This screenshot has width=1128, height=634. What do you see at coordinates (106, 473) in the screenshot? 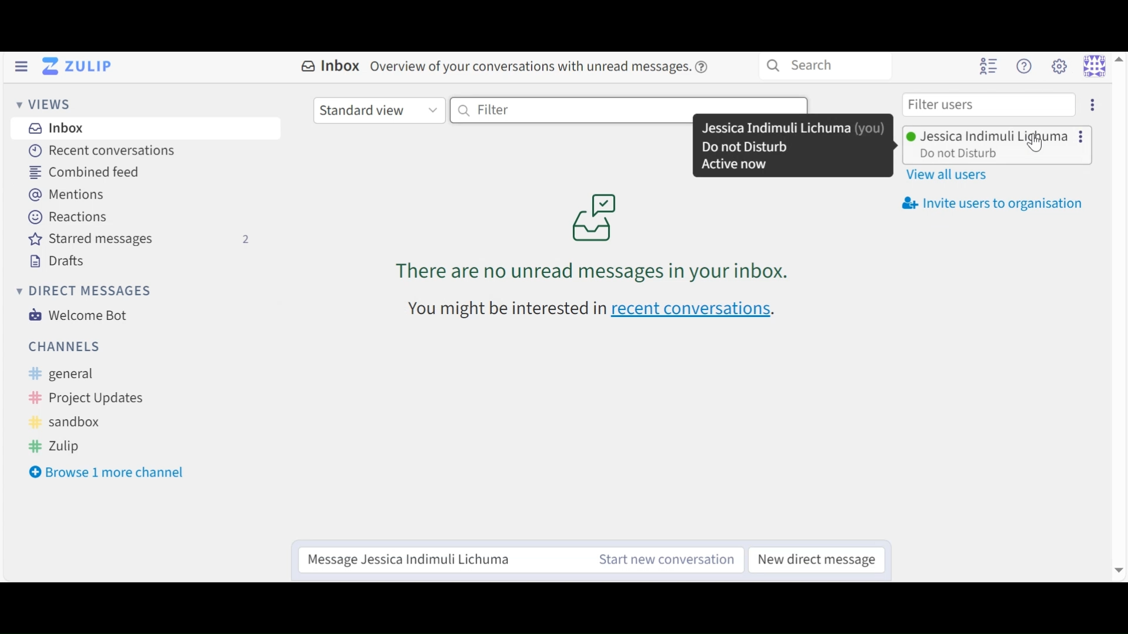
I see `Browse more channel` at bounding box center [106, 473].